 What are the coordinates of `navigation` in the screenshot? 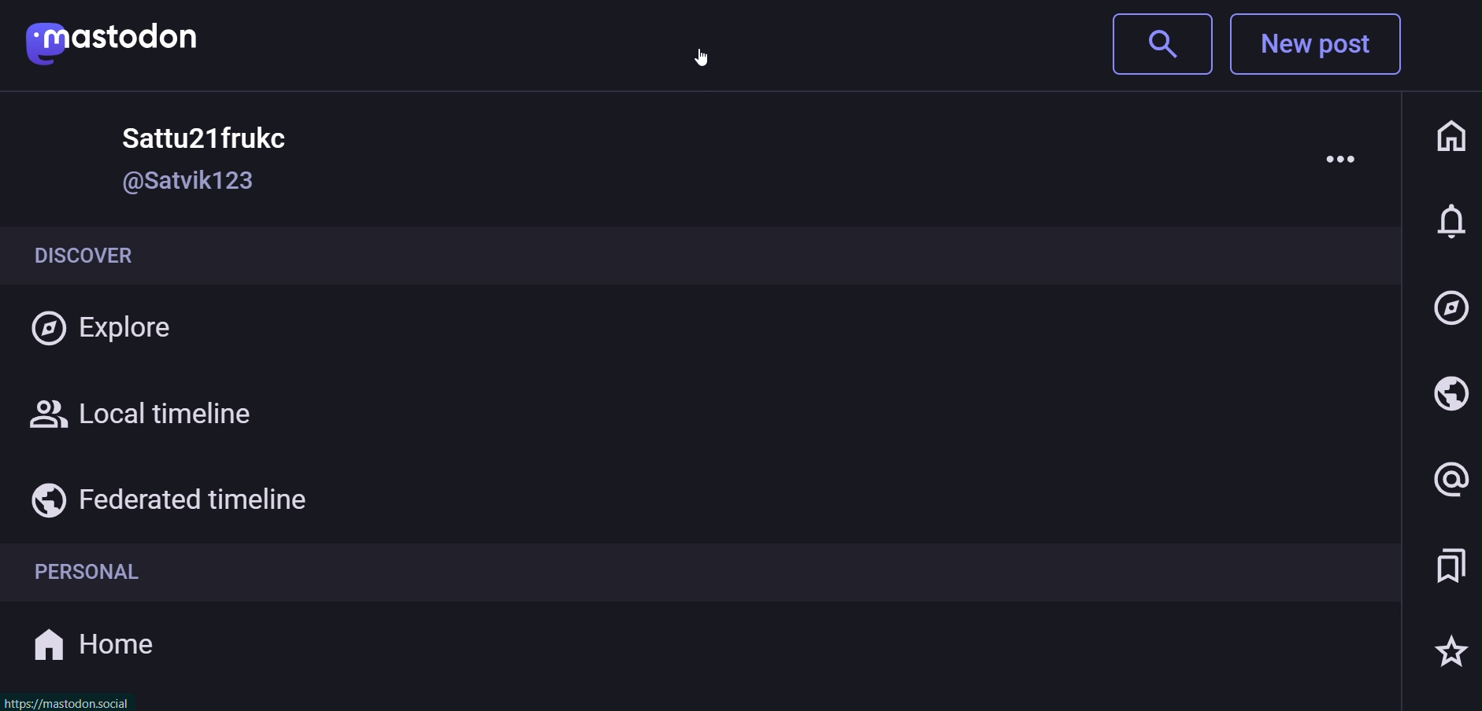 It's located at (1452, 309).